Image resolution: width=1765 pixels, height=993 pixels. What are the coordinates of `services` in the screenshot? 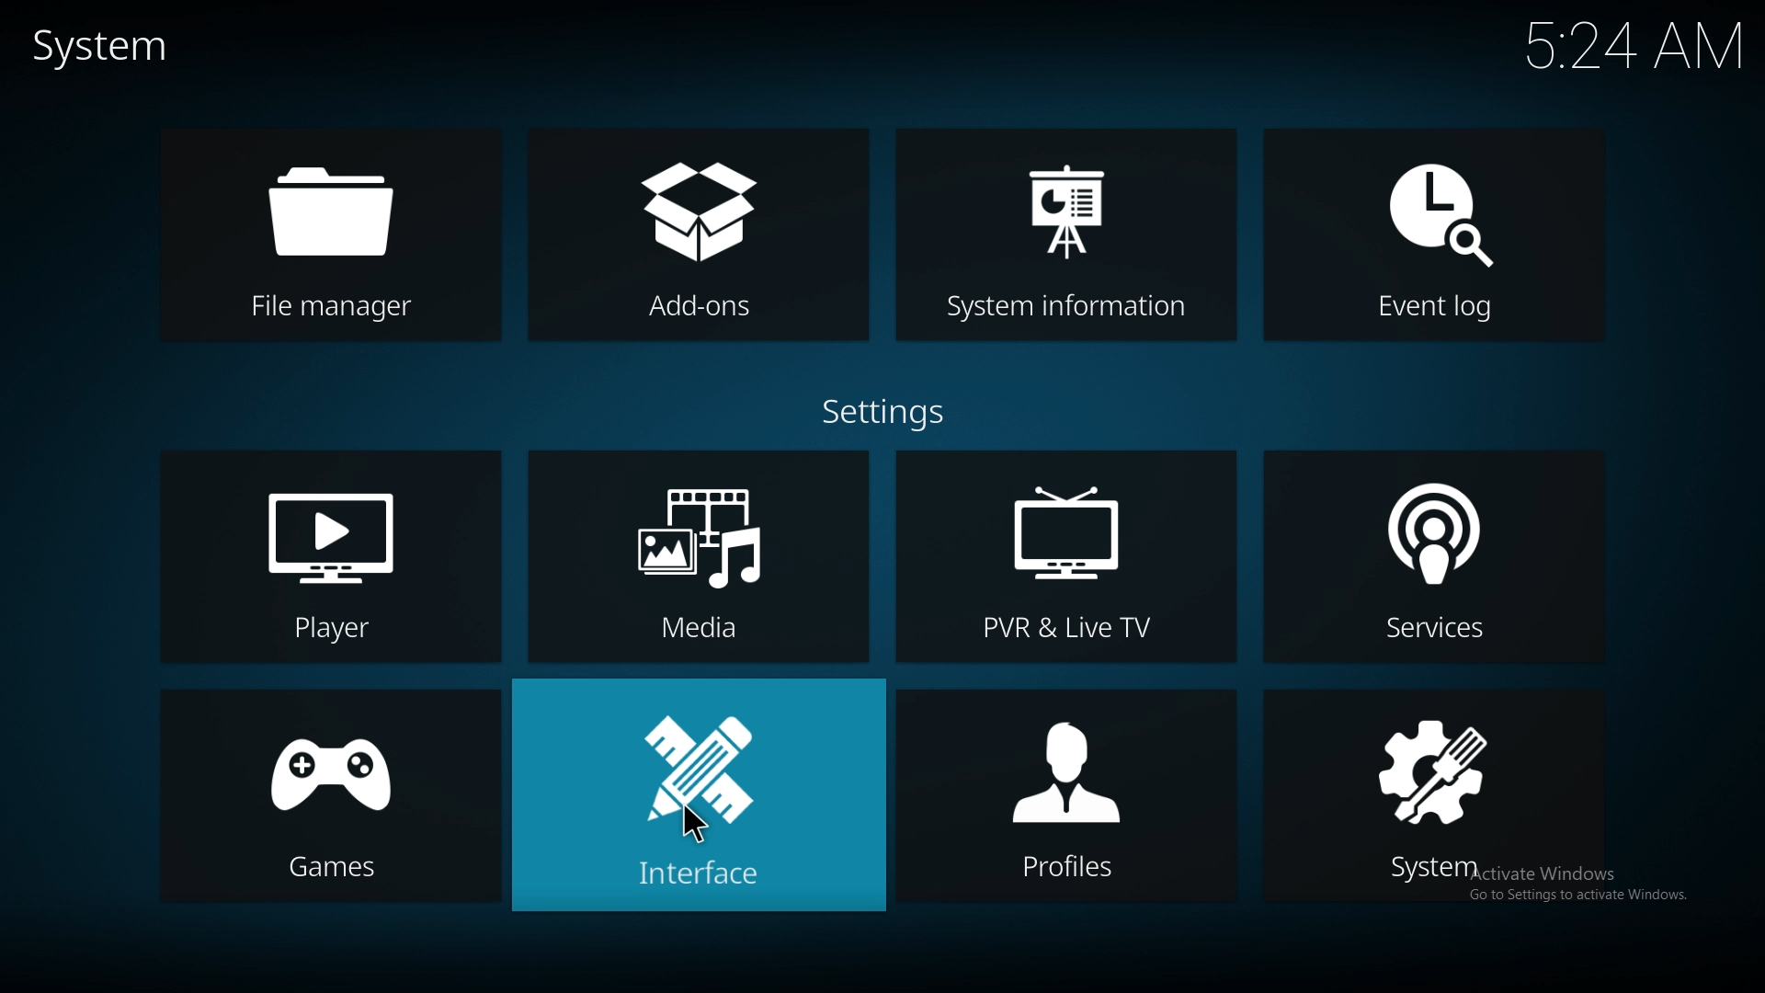 It's located at (1447, 554).